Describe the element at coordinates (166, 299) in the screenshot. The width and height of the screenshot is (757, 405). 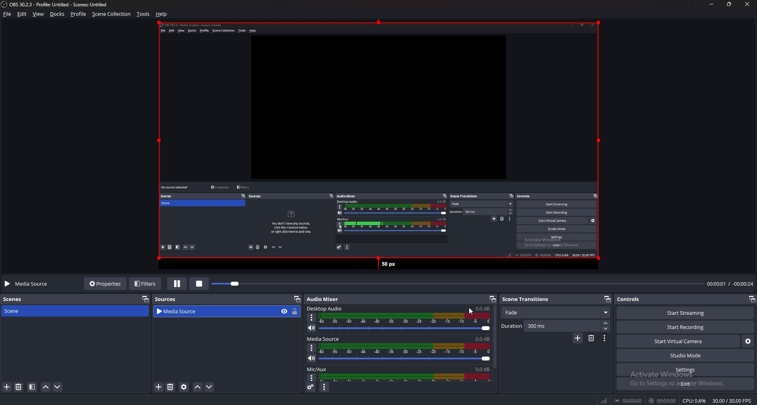
I see `Sources` at that location.